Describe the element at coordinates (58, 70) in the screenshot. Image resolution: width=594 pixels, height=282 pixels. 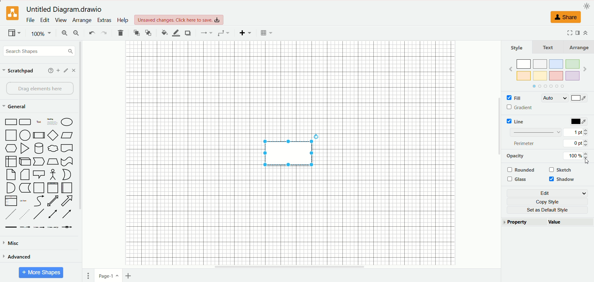
I see `add` at that location.